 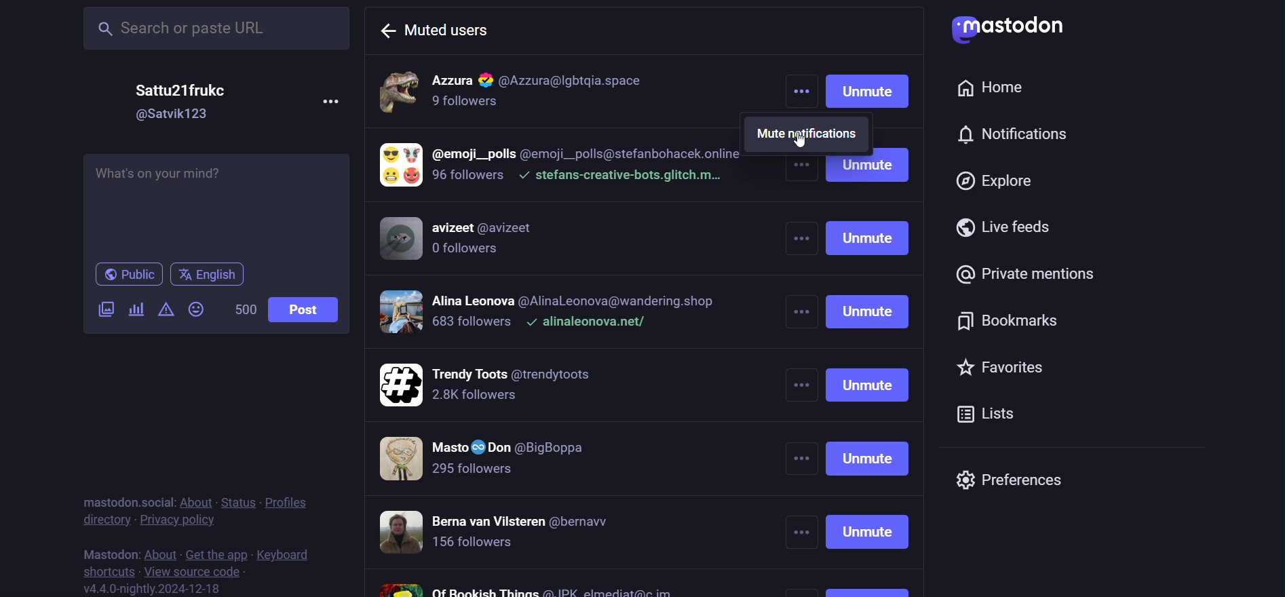 I want to click on muter users 1, so click(x=569, y=88).